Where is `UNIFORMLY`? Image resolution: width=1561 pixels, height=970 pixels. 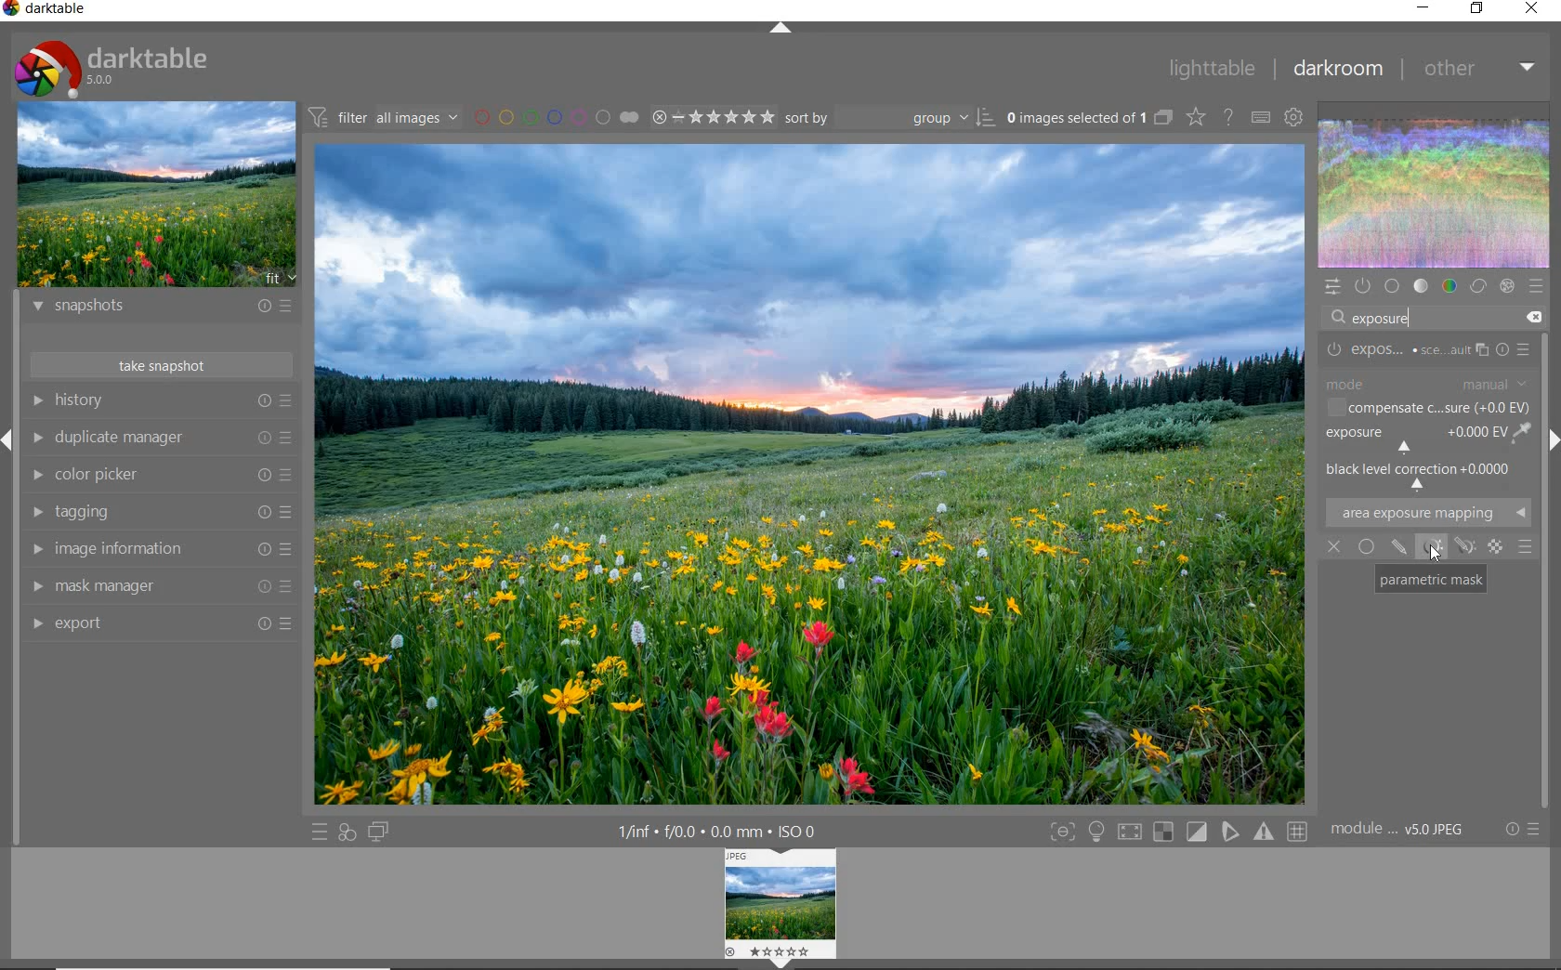 UNIFORMLY is located at coordinates (1367, 544).